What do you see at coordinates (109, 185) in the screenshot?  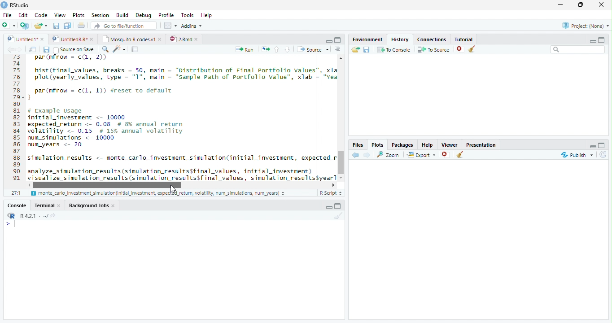 I see `Scroll bar` at bounding box center [109, 185].